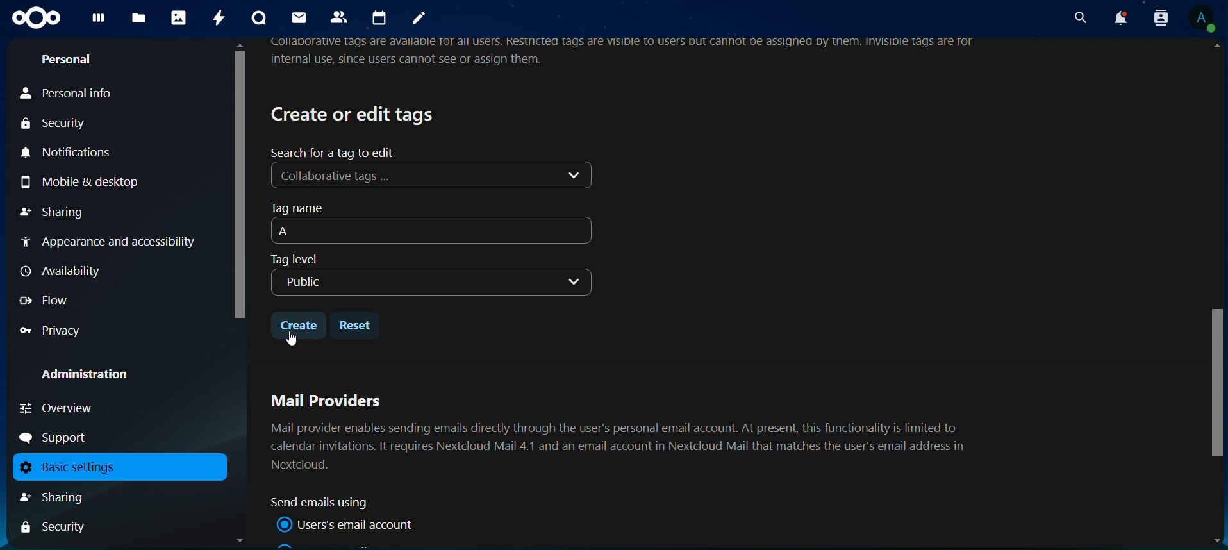 This screenshot has height=550, width=1228. Describe the element at coordinates (54, 211) in the screenshot. I see `sharing` at that location.